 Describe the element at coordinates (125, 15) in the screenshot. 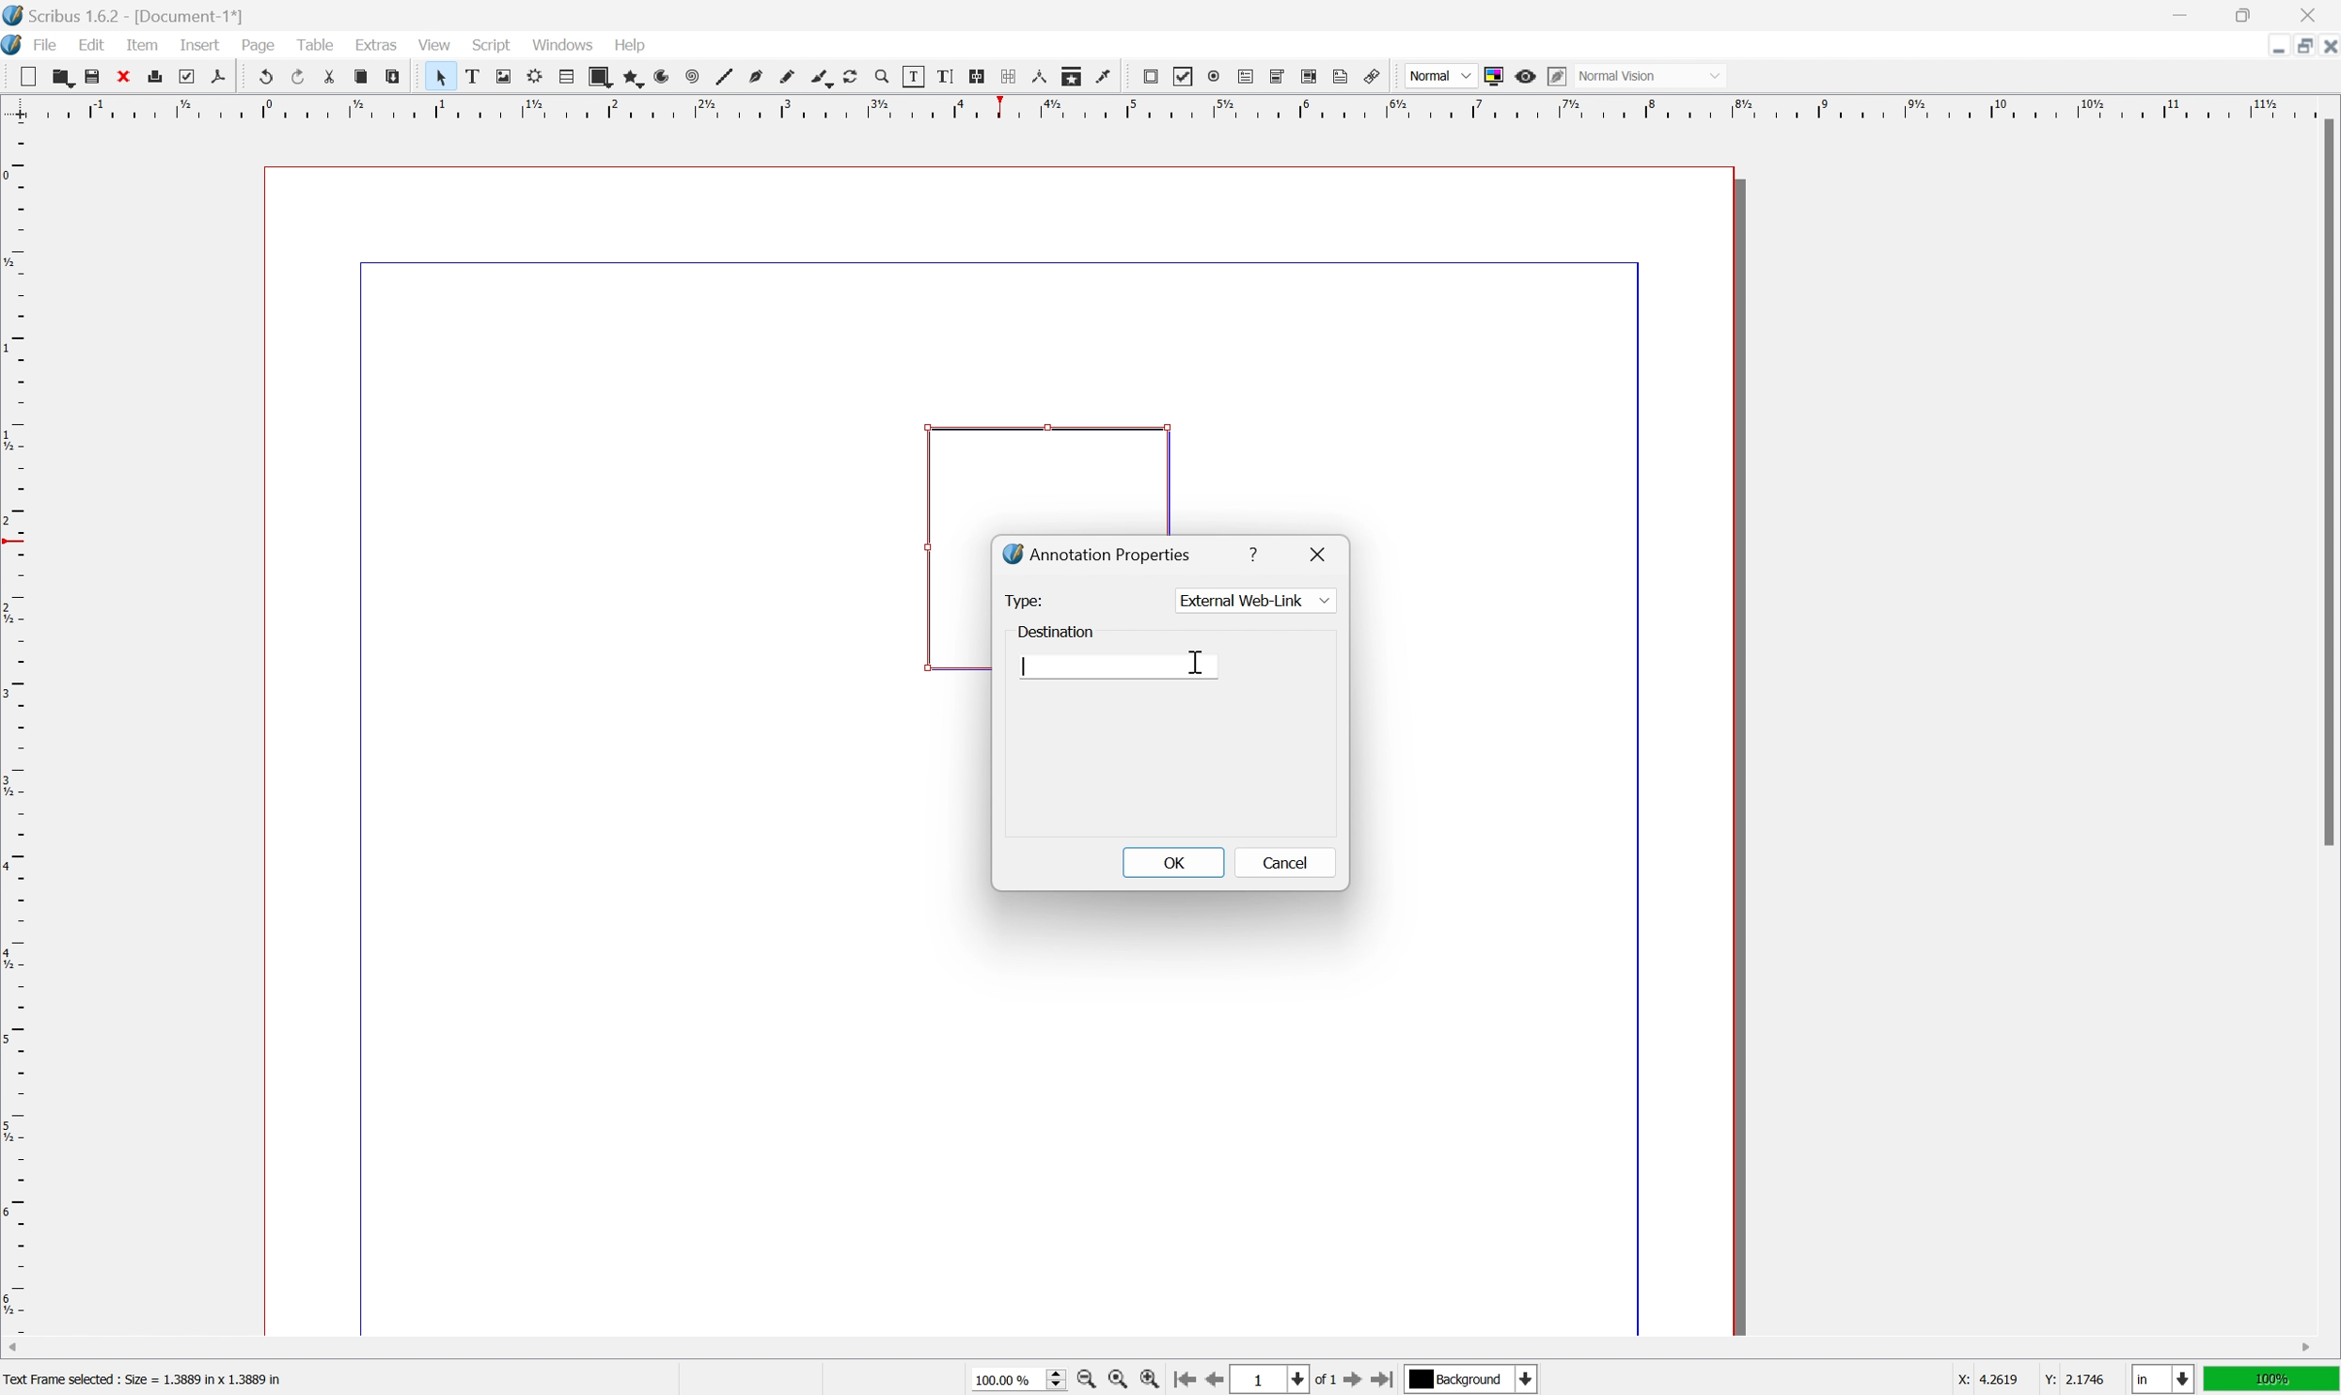

I see `Application name` at that location.